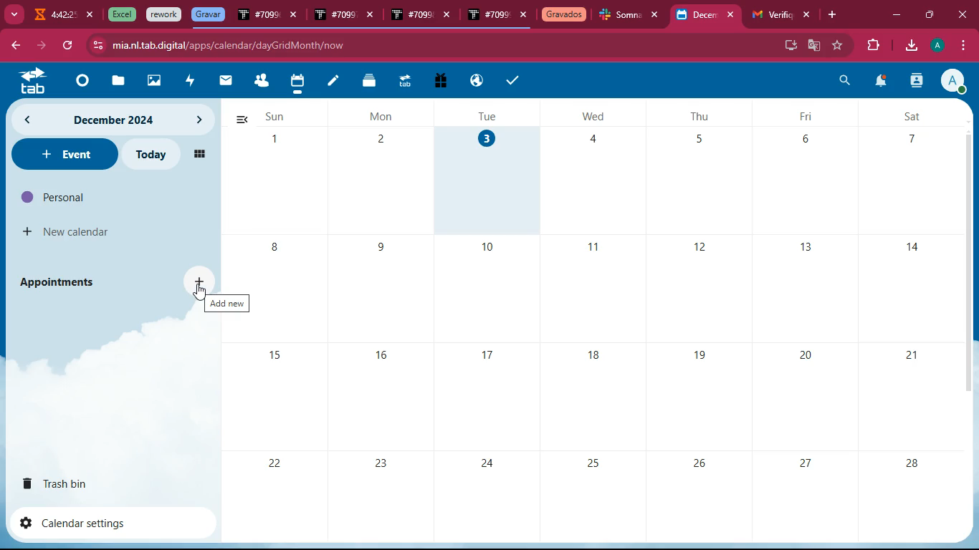  What do you see at coordinates (659, 15) in the screenshot?
I see `close` at bounding box center [659, 15].